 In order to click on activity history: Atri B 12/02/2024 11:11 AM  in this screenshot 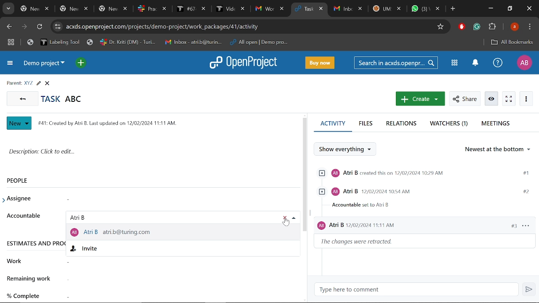, I will do `click(425, 227)`.